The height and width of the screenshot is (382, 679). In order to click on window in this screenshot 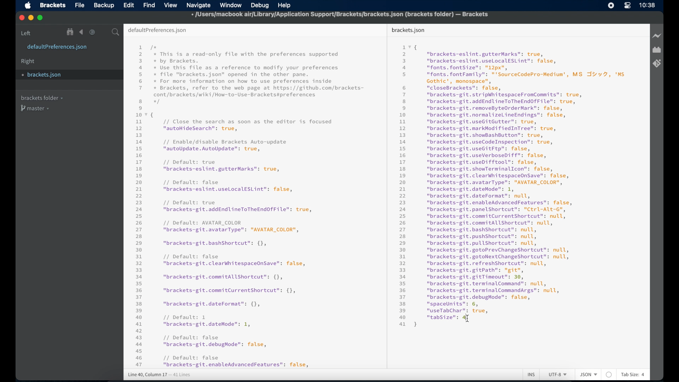, I will do `click(231, 5)`.